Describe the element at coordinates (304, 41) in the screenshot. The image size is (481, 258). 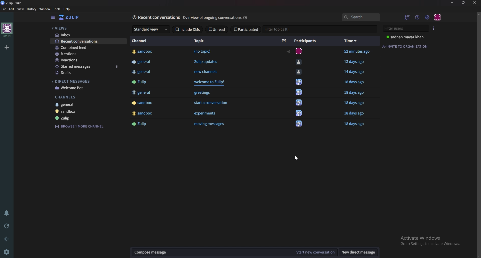
I see `Participants` at that location.